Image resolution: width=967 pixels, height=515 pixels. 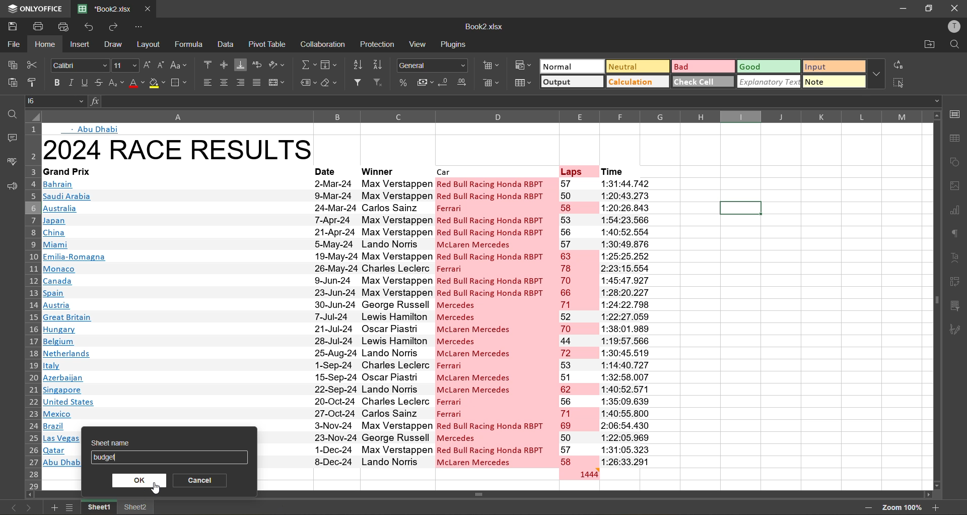 I want to click on wrap text, so click(x=258, y=65).